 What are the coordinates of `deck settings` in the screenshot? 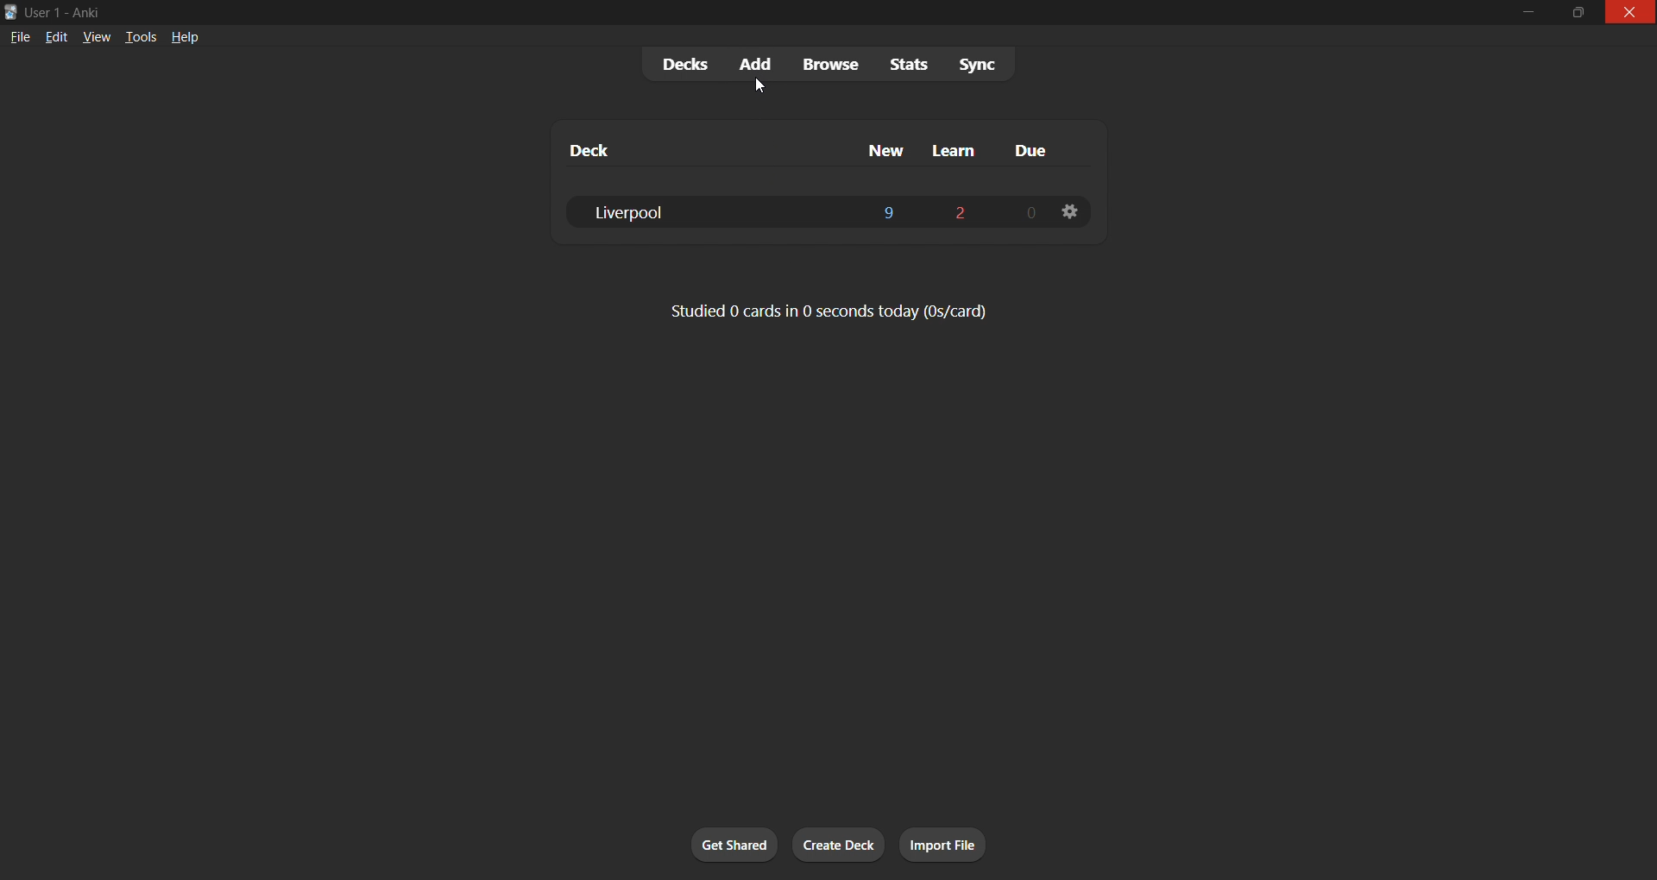 It's located at (1074, 211).